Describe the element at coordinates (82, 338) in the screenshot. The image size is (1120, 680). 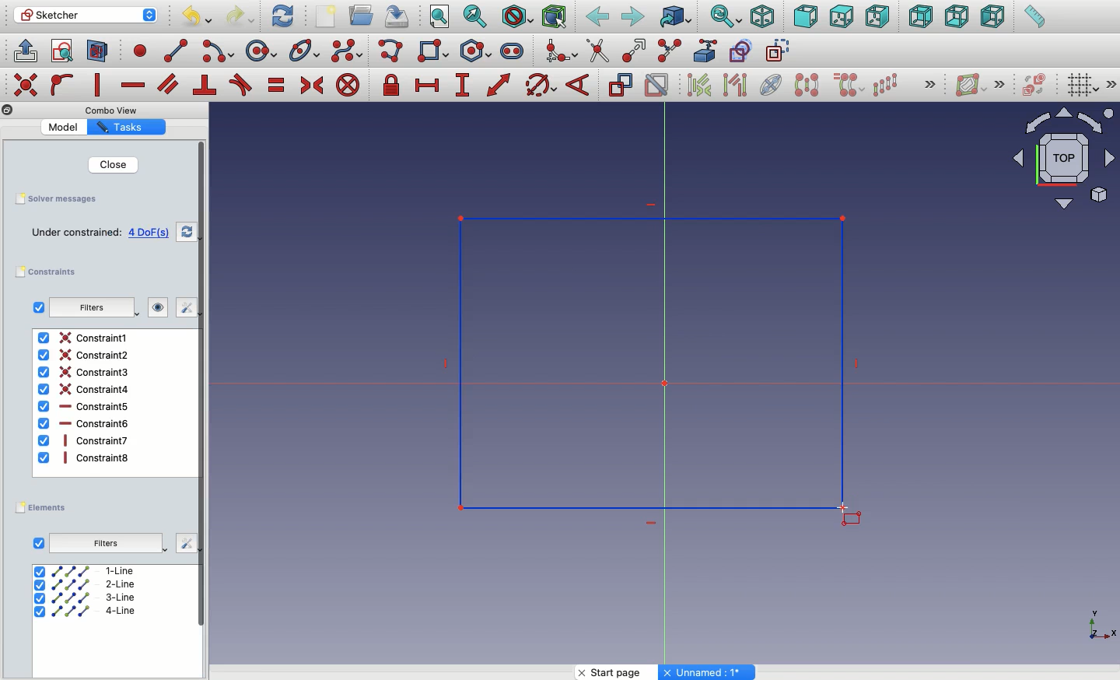
I see `Constraint1` at that location.